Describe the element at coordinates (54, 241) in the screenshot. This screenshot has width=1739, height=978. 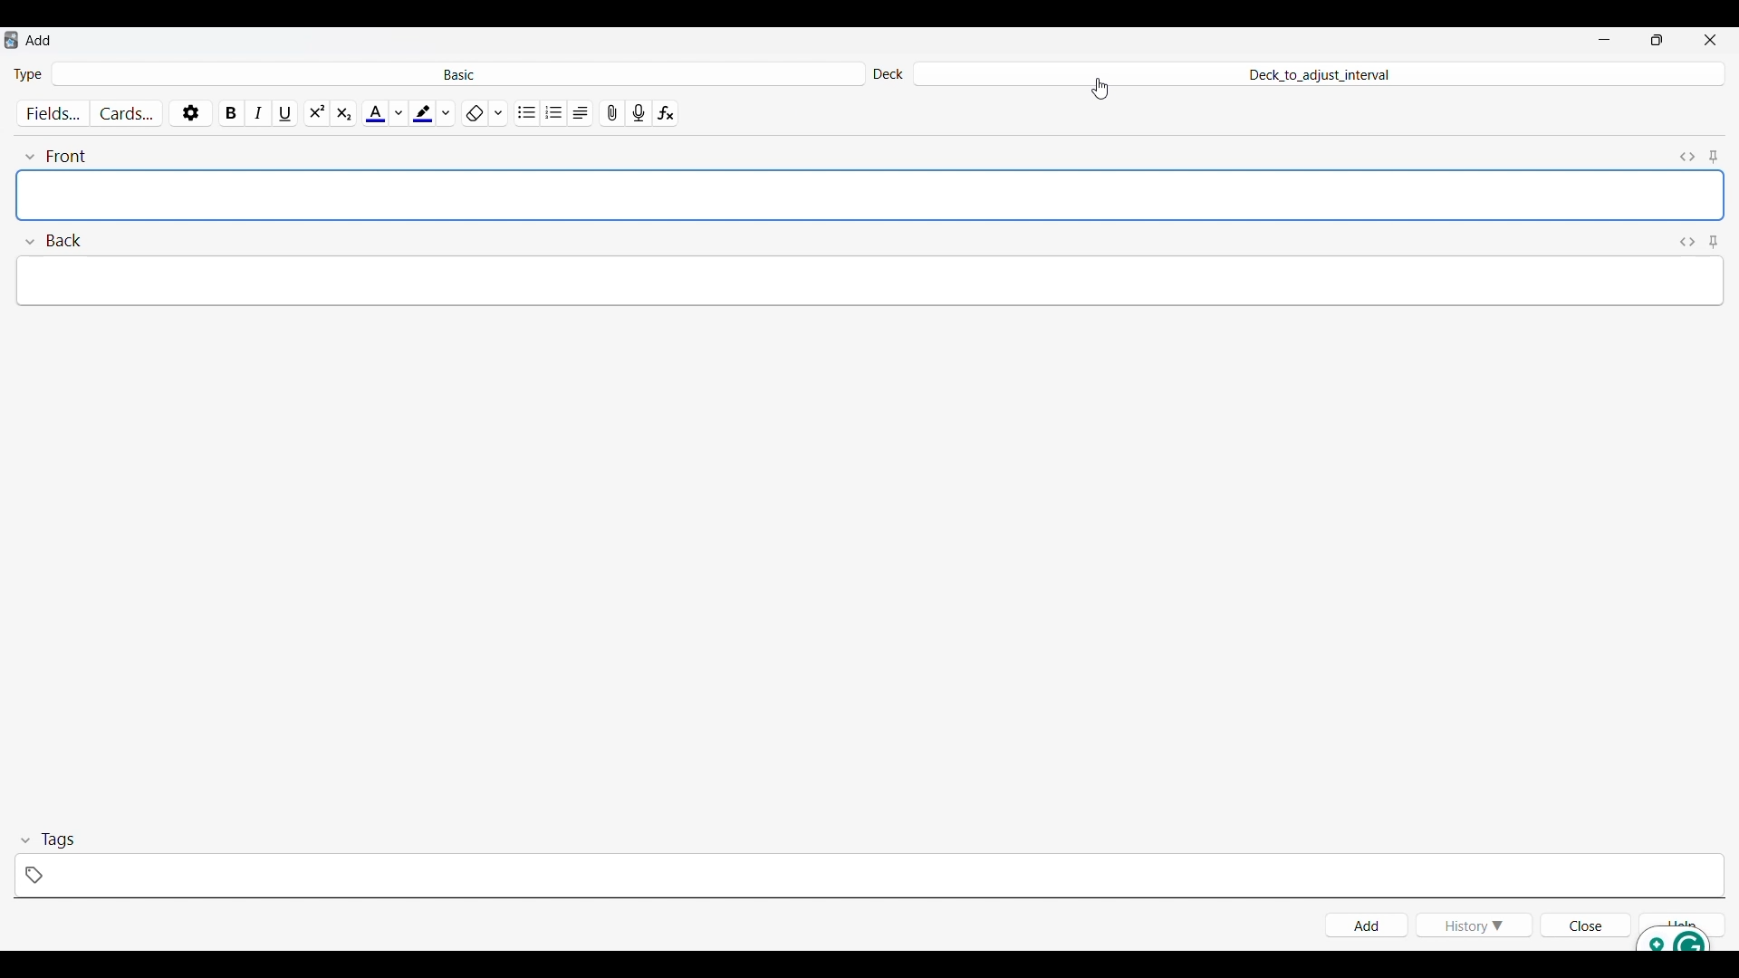
I see `Collapse Back field` at that location.